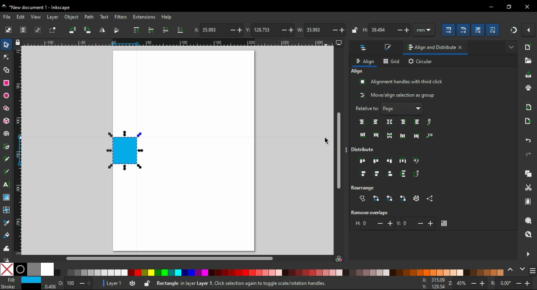 This screenshot has width=537, height=290. Describe the element at coordinates (421, 62) in the screenshot. I see `circular` at that location.